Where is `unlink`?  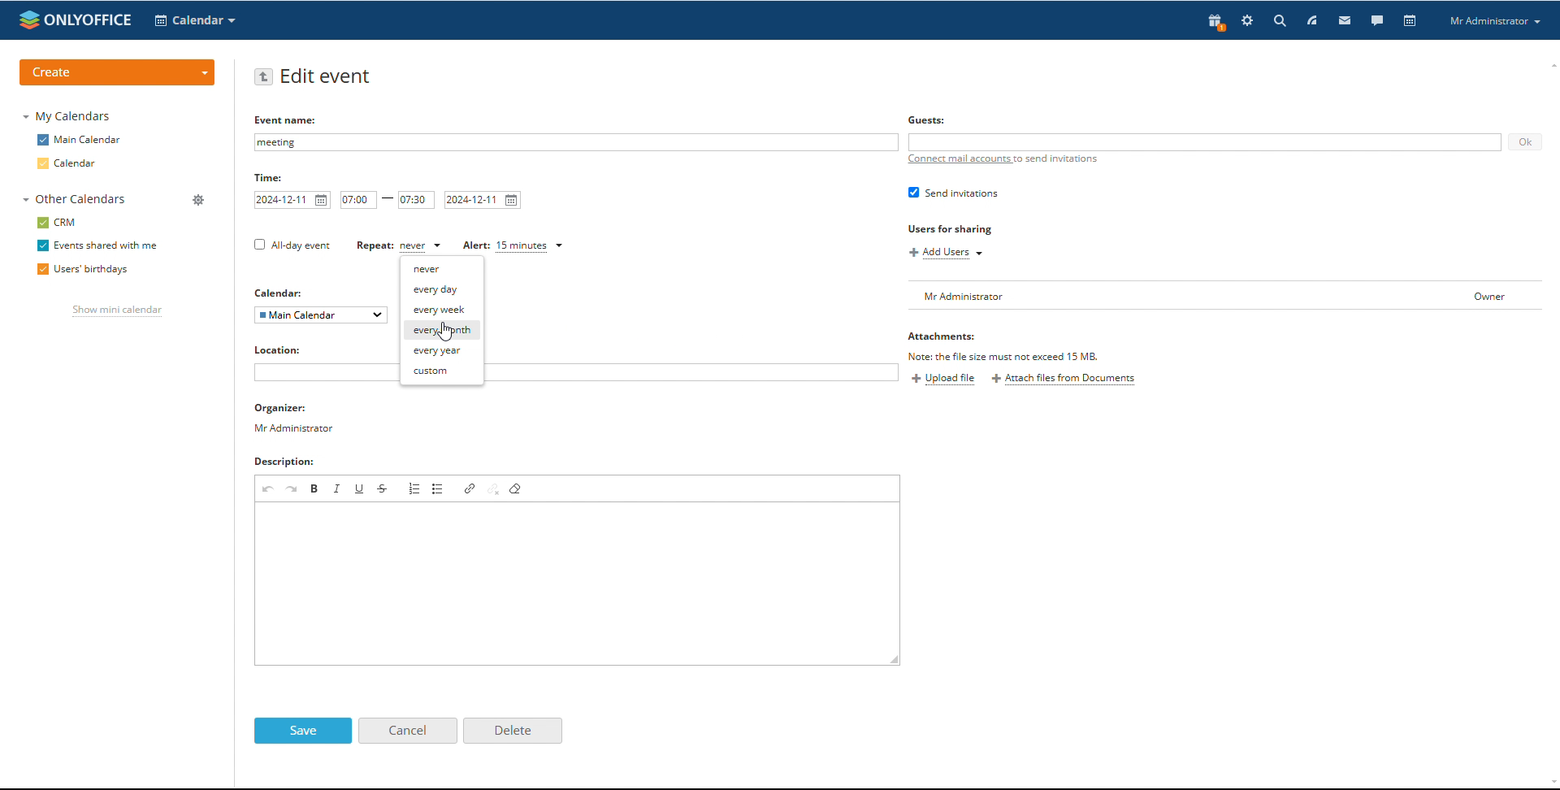 unlink is located at coordinates (495, 488).